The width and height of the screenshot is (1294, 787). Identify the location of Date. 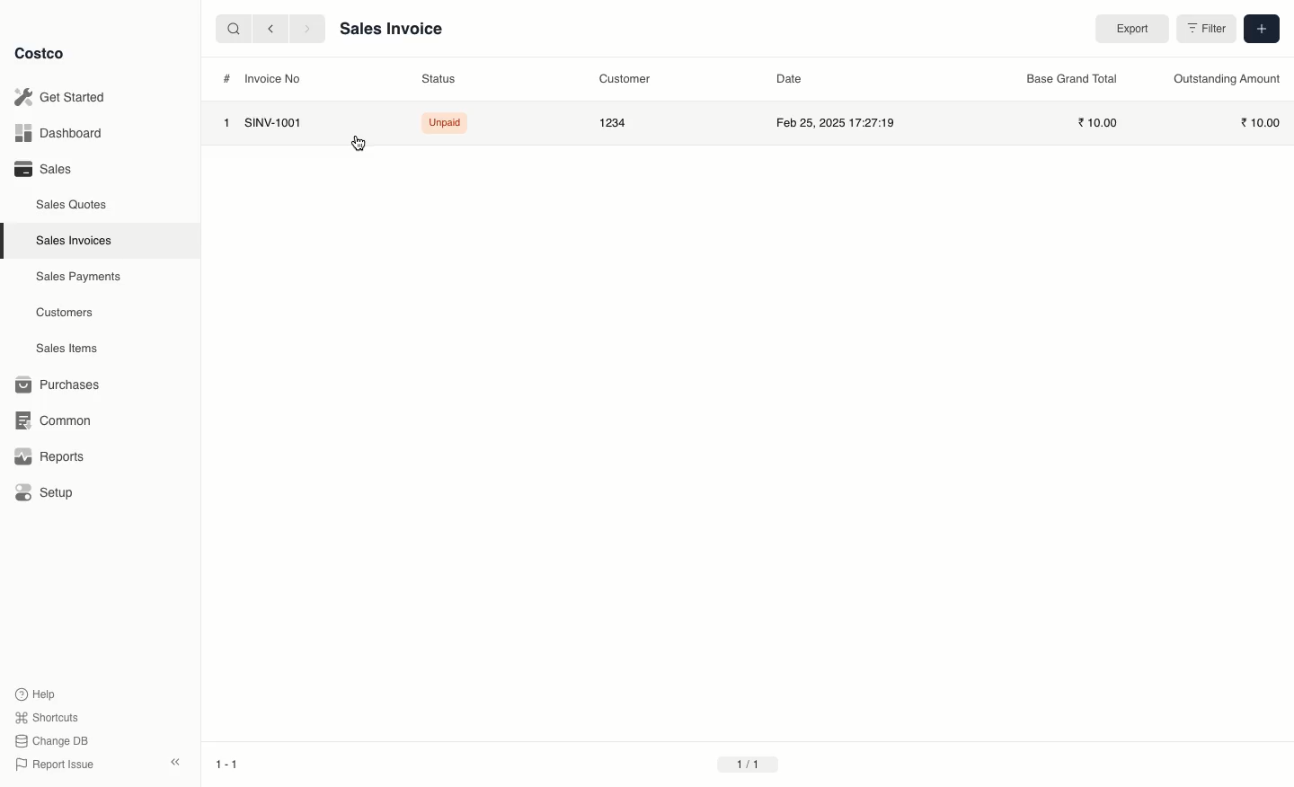
(788, 79).